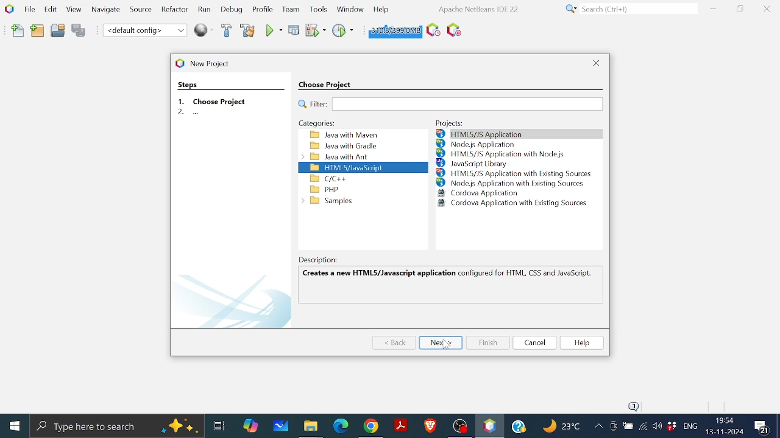 The width and height of the screenshot is (780, 438). Describe the element at coordinates (459, 425) in the screenshot. I see `OBS studio` at that location.